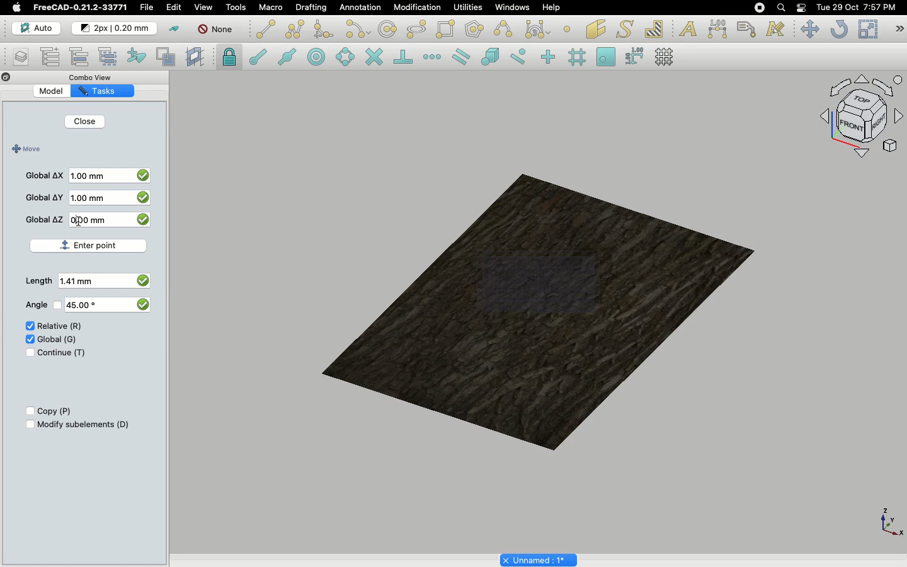  Describe the element at coordinates (110, 90) in the screenshot. I see `Tasks` at that location.